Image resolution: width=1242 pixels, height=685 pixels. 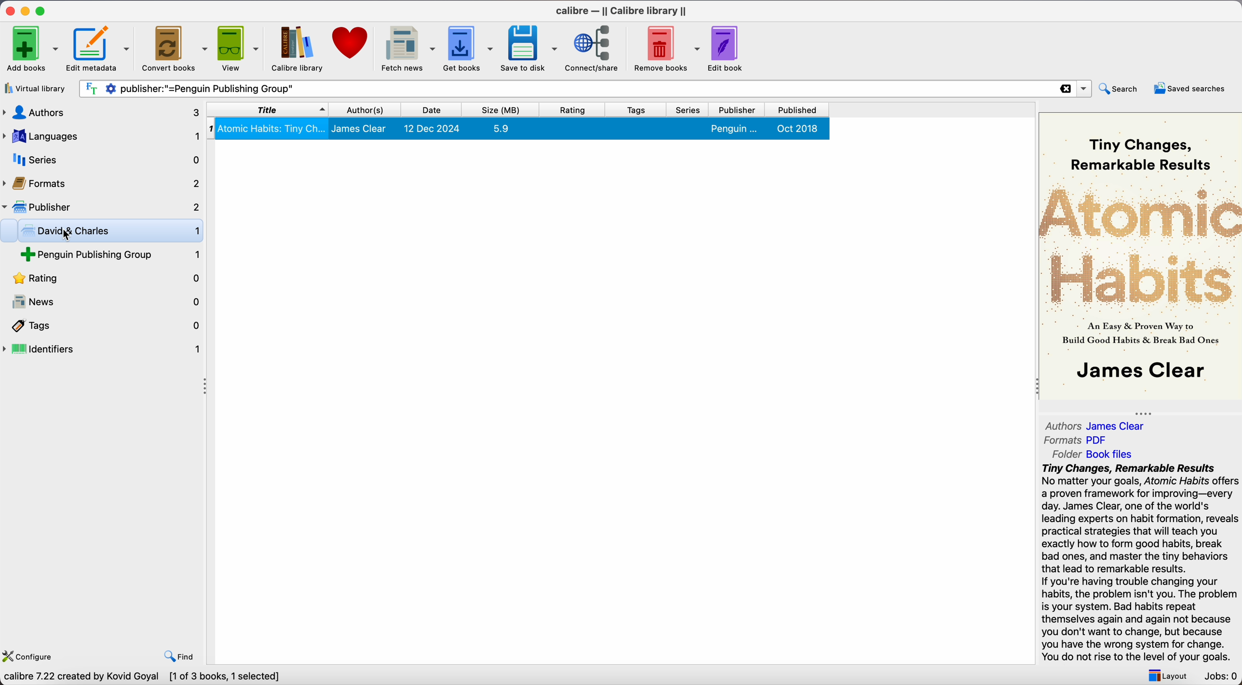 I want to click on news, so click(x=103, y=302).